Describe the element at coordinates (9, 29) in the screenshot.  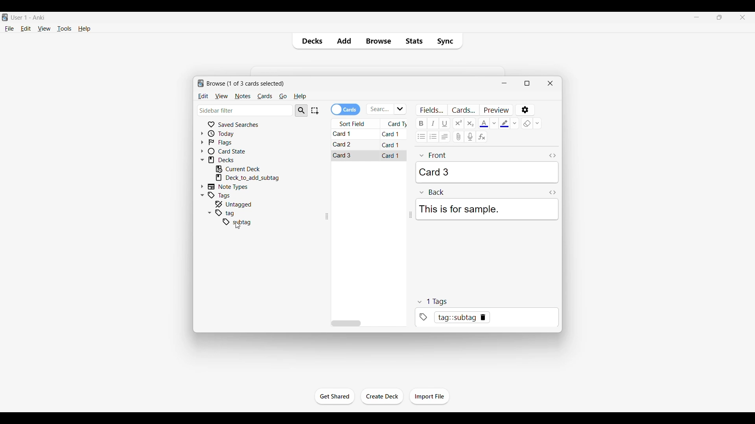
I see `File menu` at that location.